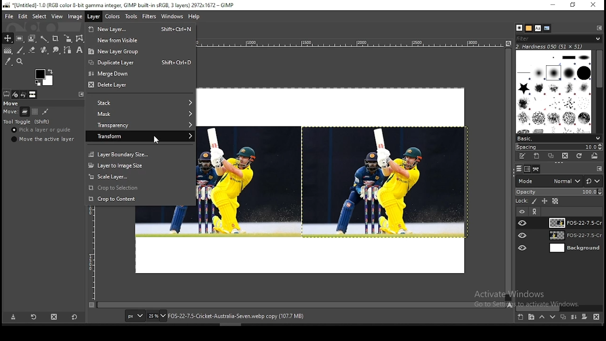 The height and width of the screenshot is (341, 606). What do you see at coordinates (93, 17) in the screenshot?
I see `layer` at bounding box center [93, 17].